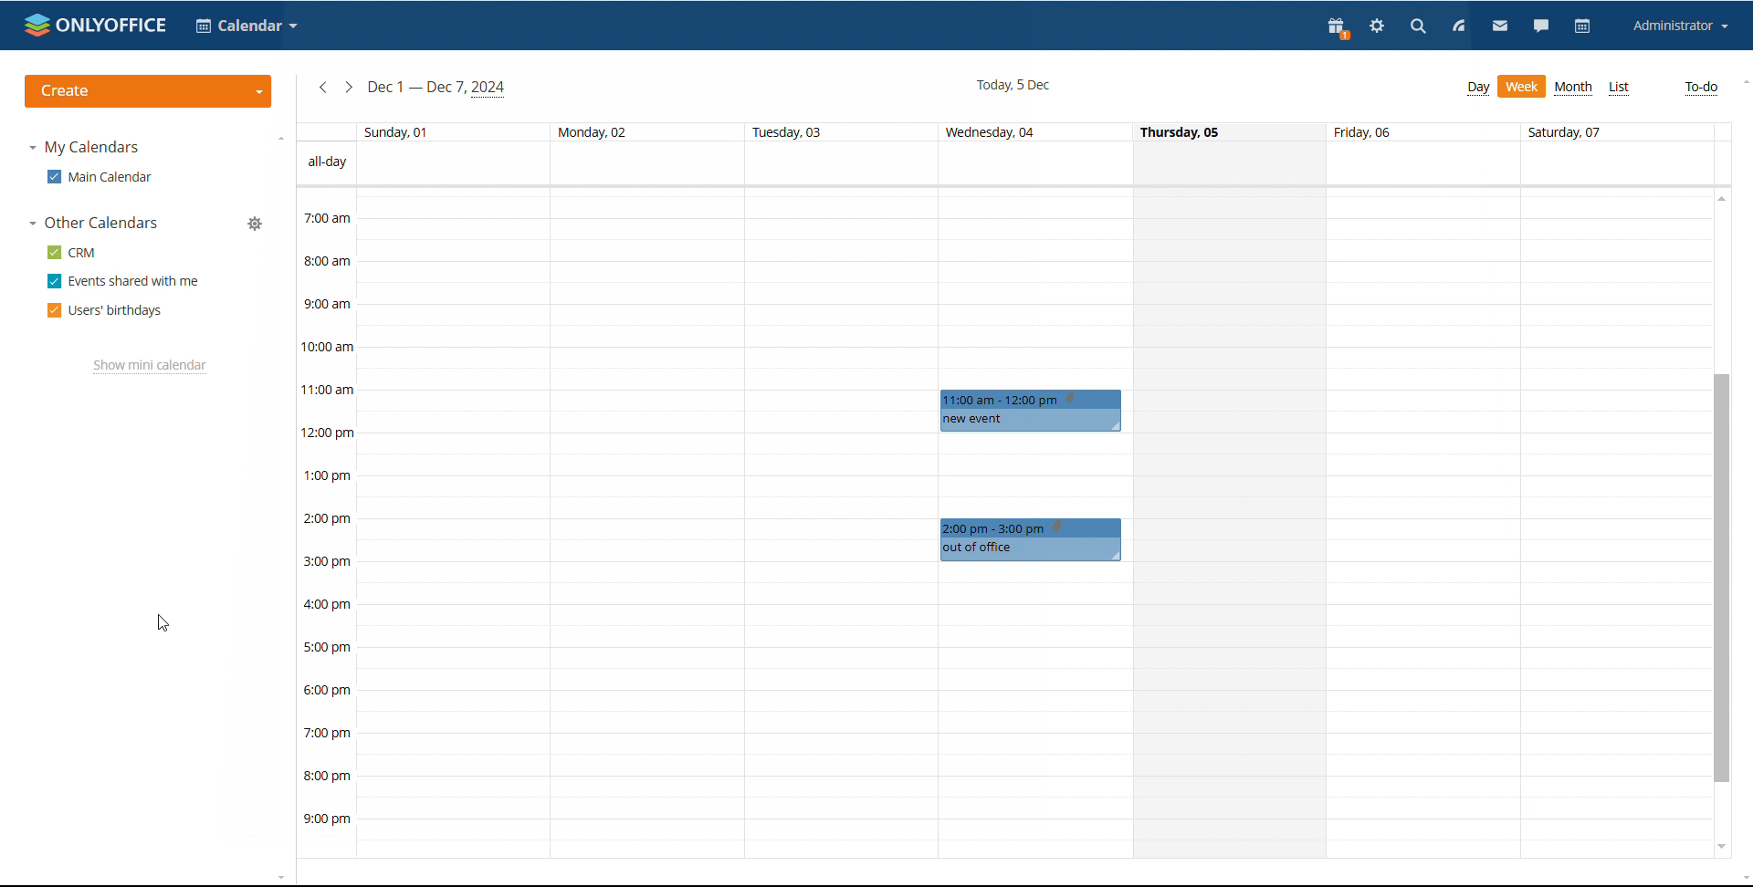 The height and width of the screenshot is (887, 1753). Describe the element at coordinates (101, 176) in the screenshot. I see `main calendar` at that location.